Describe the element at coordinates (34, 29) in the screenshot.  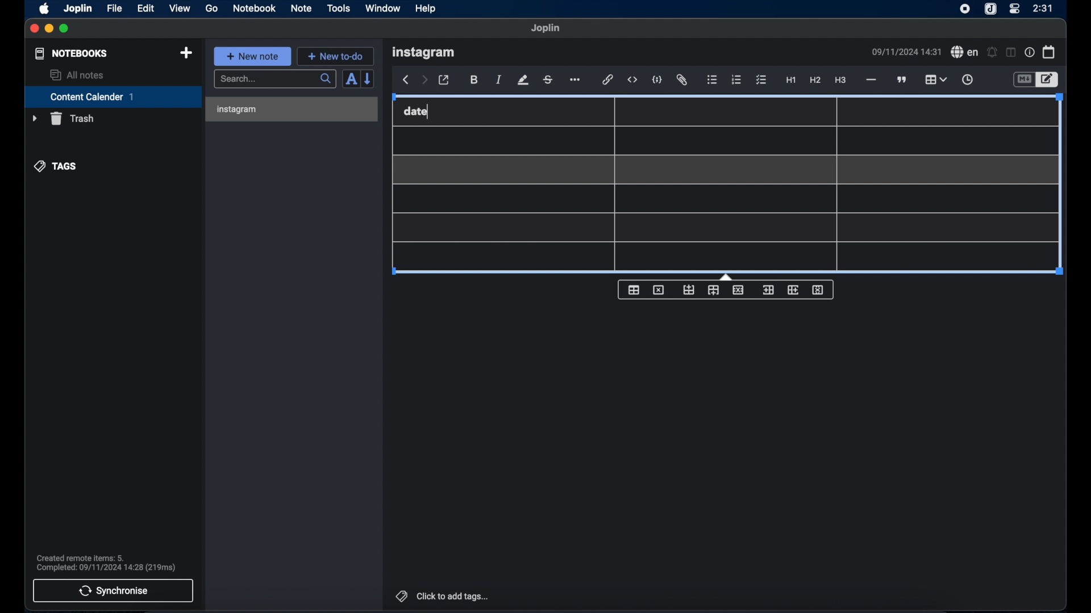
I see `close` at that location.